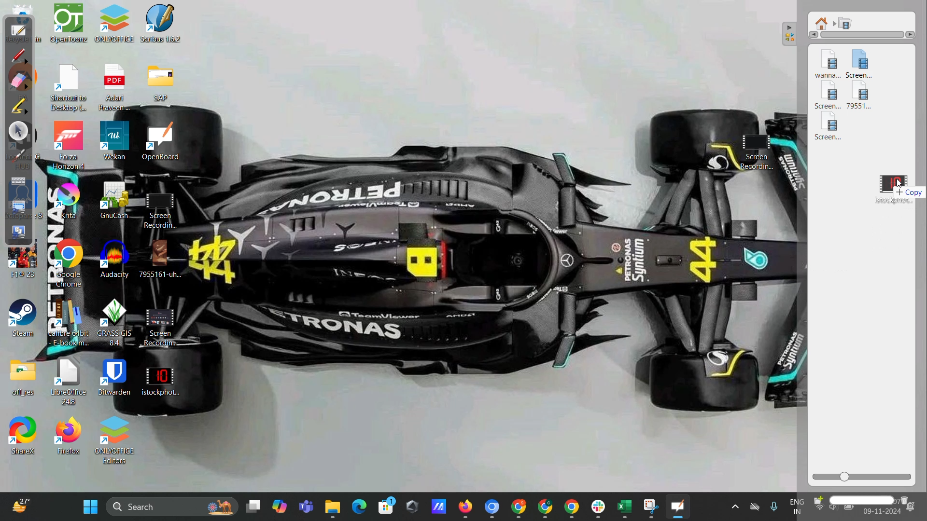 This screenshot has height=521, width=927. What do you see at coordinates (17, 131) in the screenshot?
I see `select and modify objects` at bounding box center [17, 131].